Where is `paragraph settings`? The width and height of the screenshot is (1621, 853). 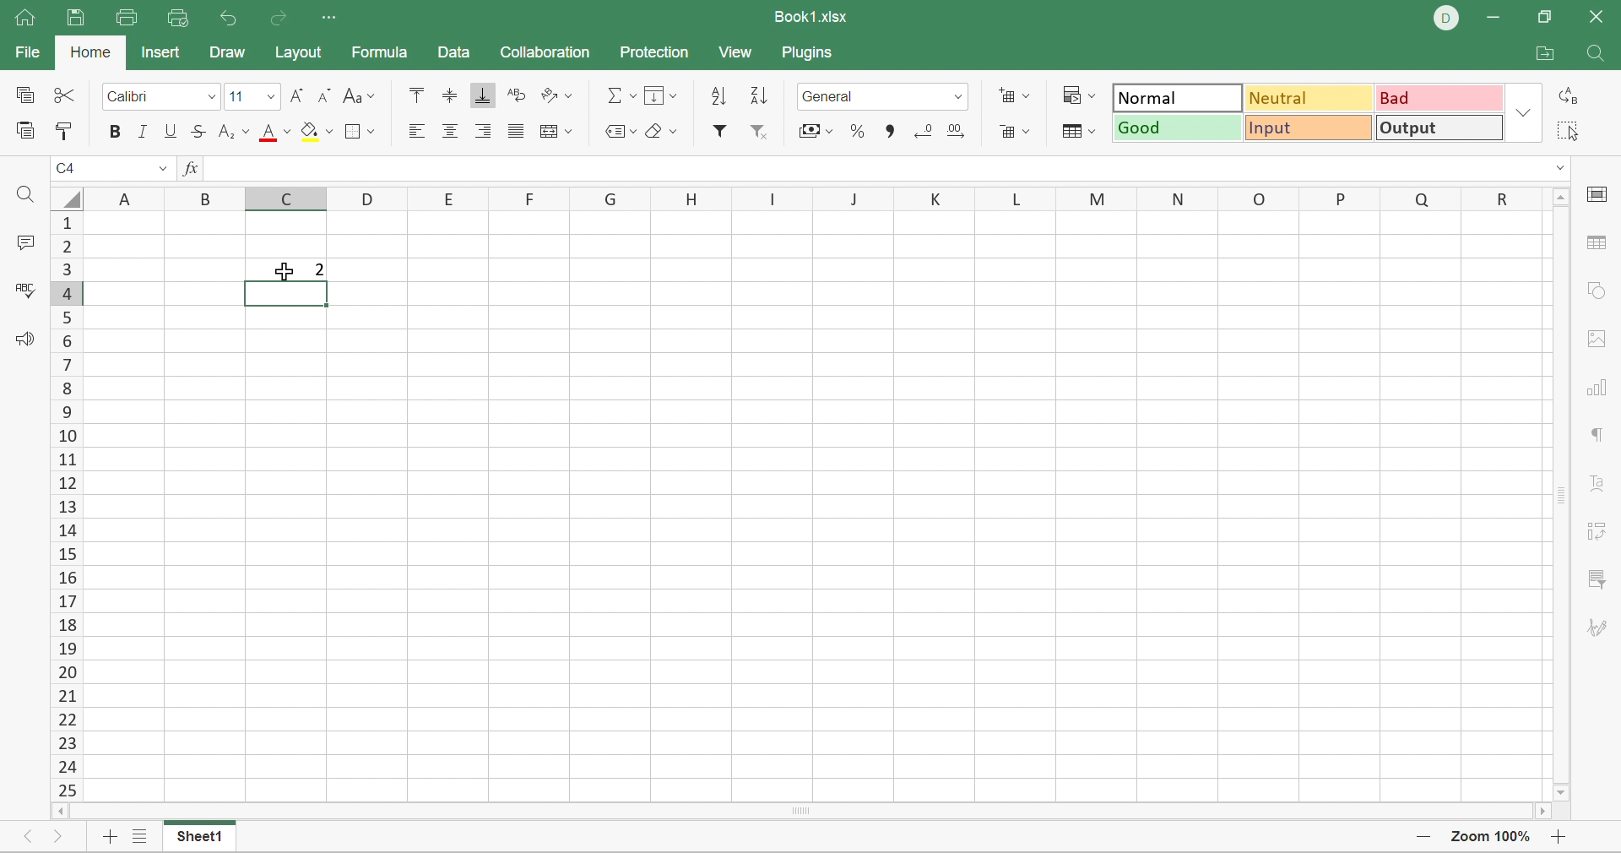
paragraph settings is located at coordinates (1603, 439).